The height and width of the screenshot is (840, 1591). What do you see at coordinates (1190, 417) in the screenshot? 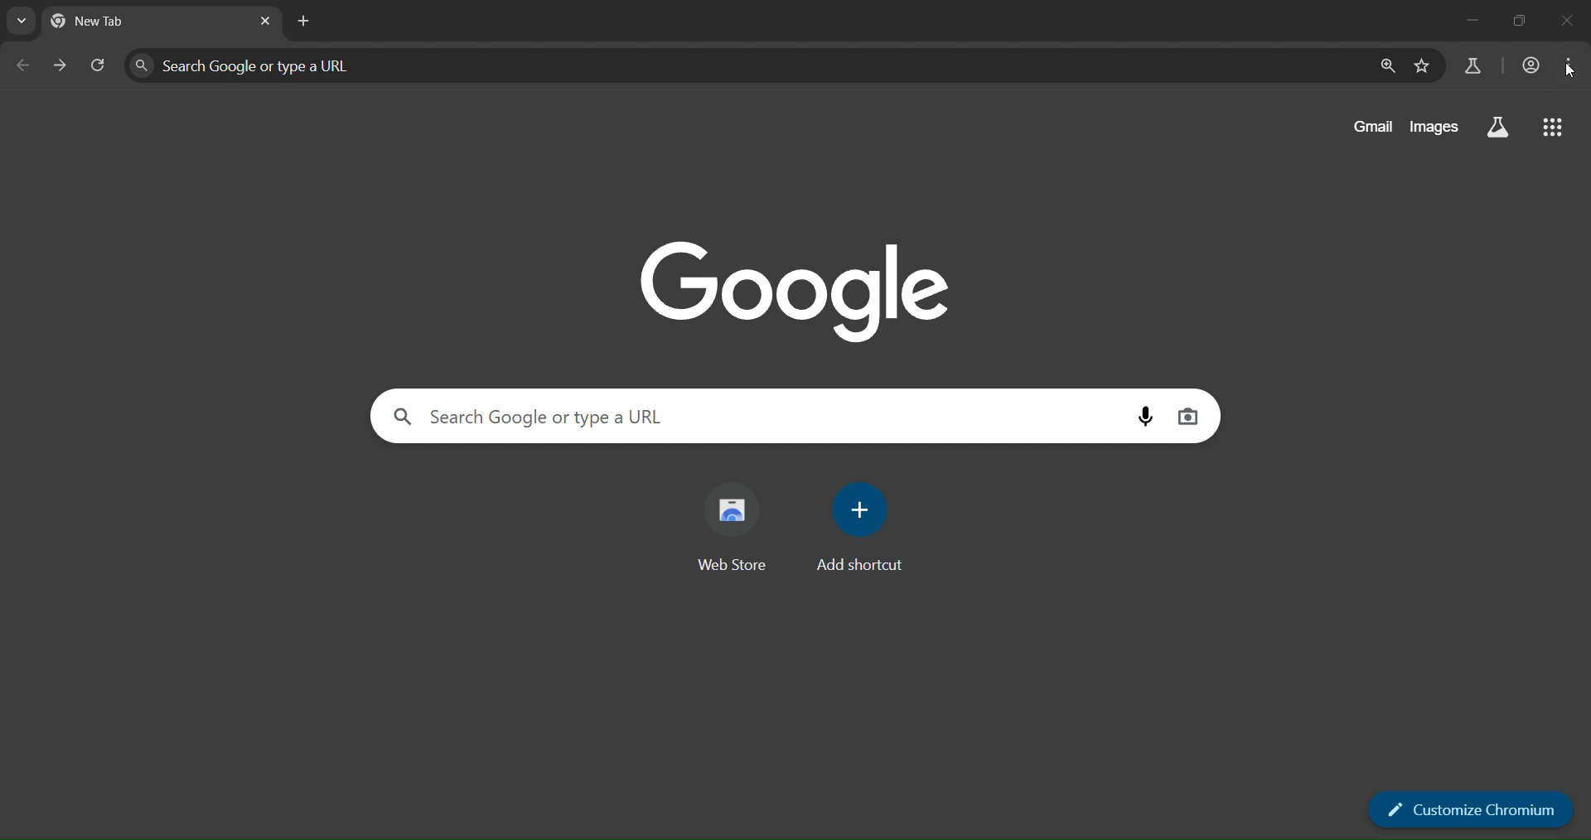
I see `image search` at bounding box center [1190, 417].